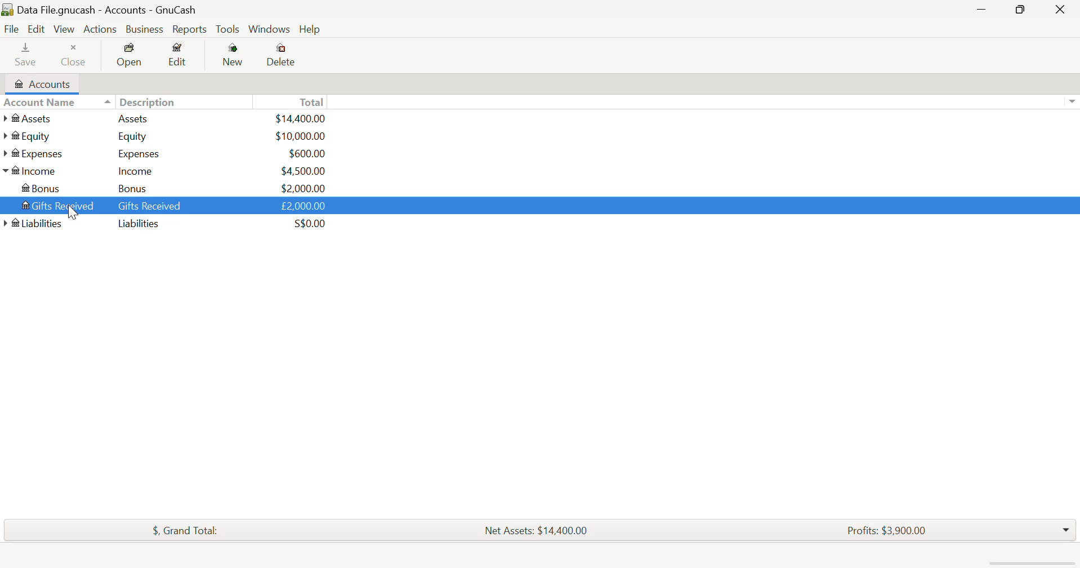 The width and height of the screenshot is (1080, 568). Describe the element at coordinates (76, 52) in the screenshot. I see `Close` at that location.